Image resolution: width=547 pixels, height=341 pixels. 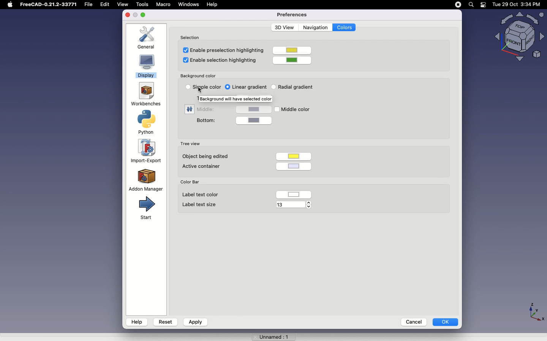 I want to click on settings, so click(x=189, y=109).